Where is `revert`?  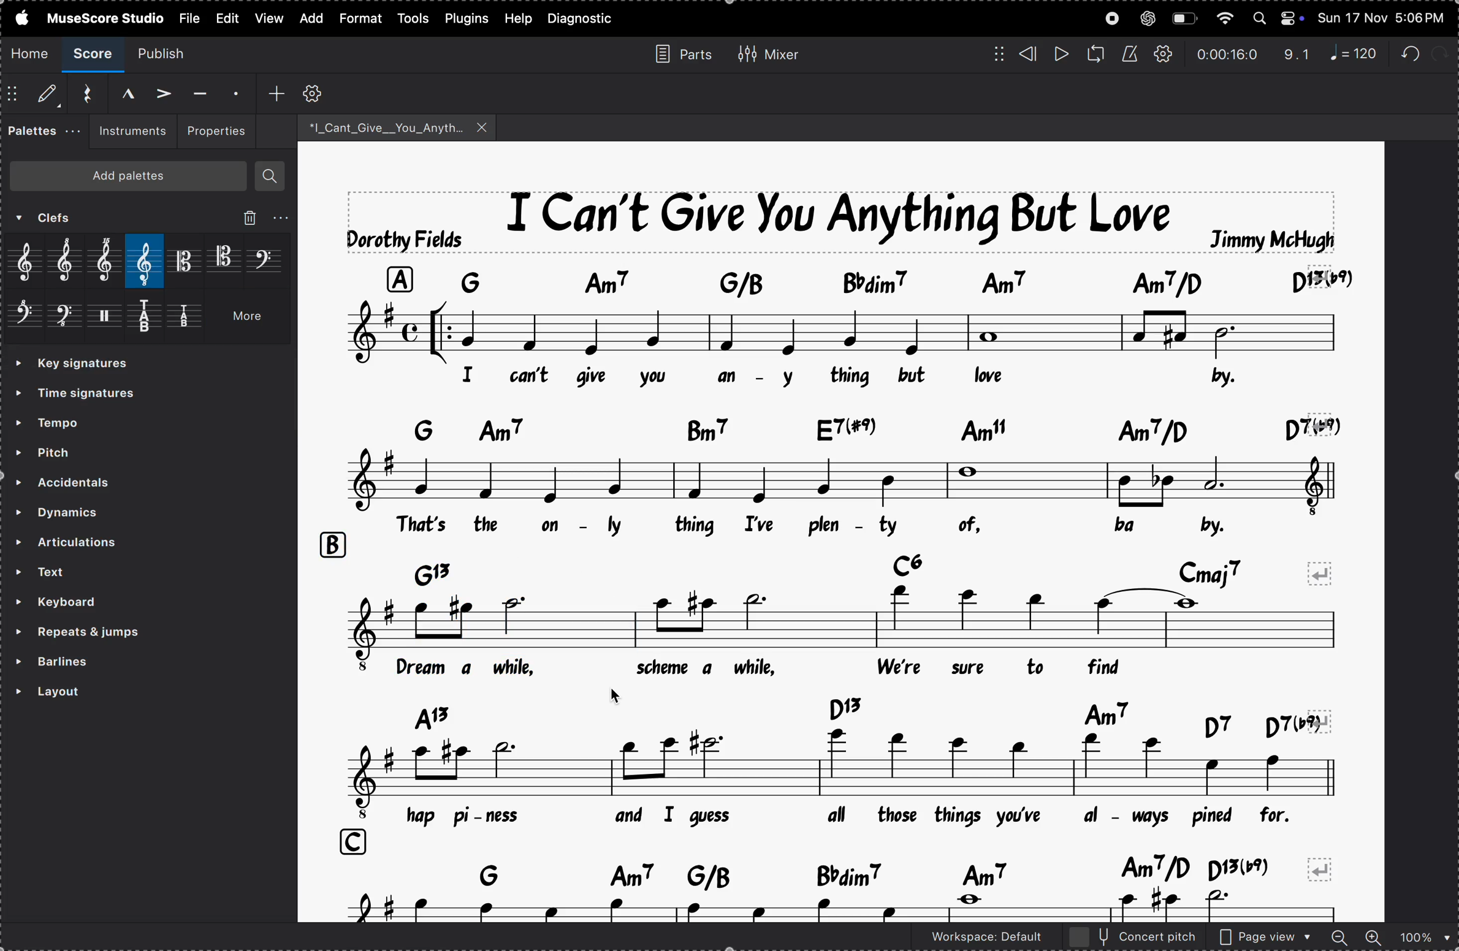
revert is located at coordinates (1324, 865).